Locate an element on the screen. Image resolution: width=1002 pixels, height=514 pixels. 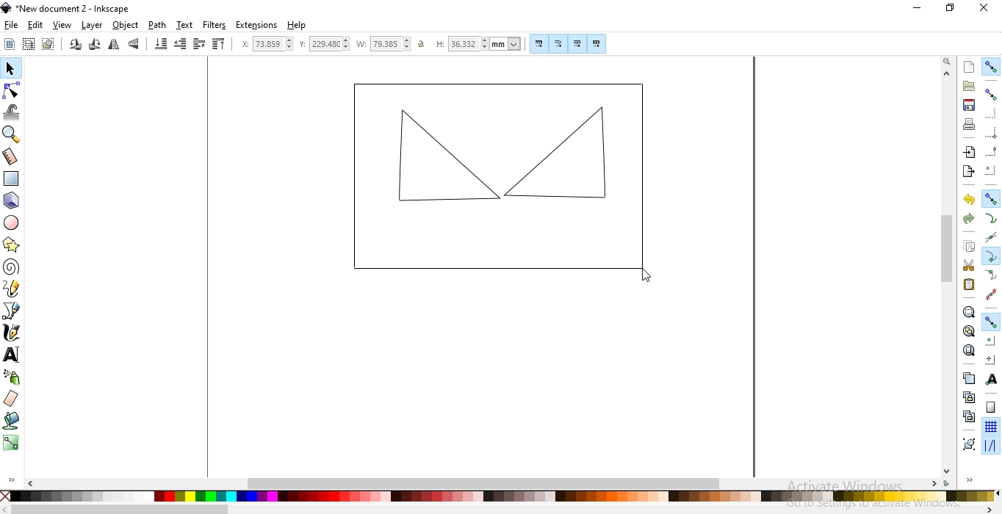
create a clone is located at coordinates (967, 397).